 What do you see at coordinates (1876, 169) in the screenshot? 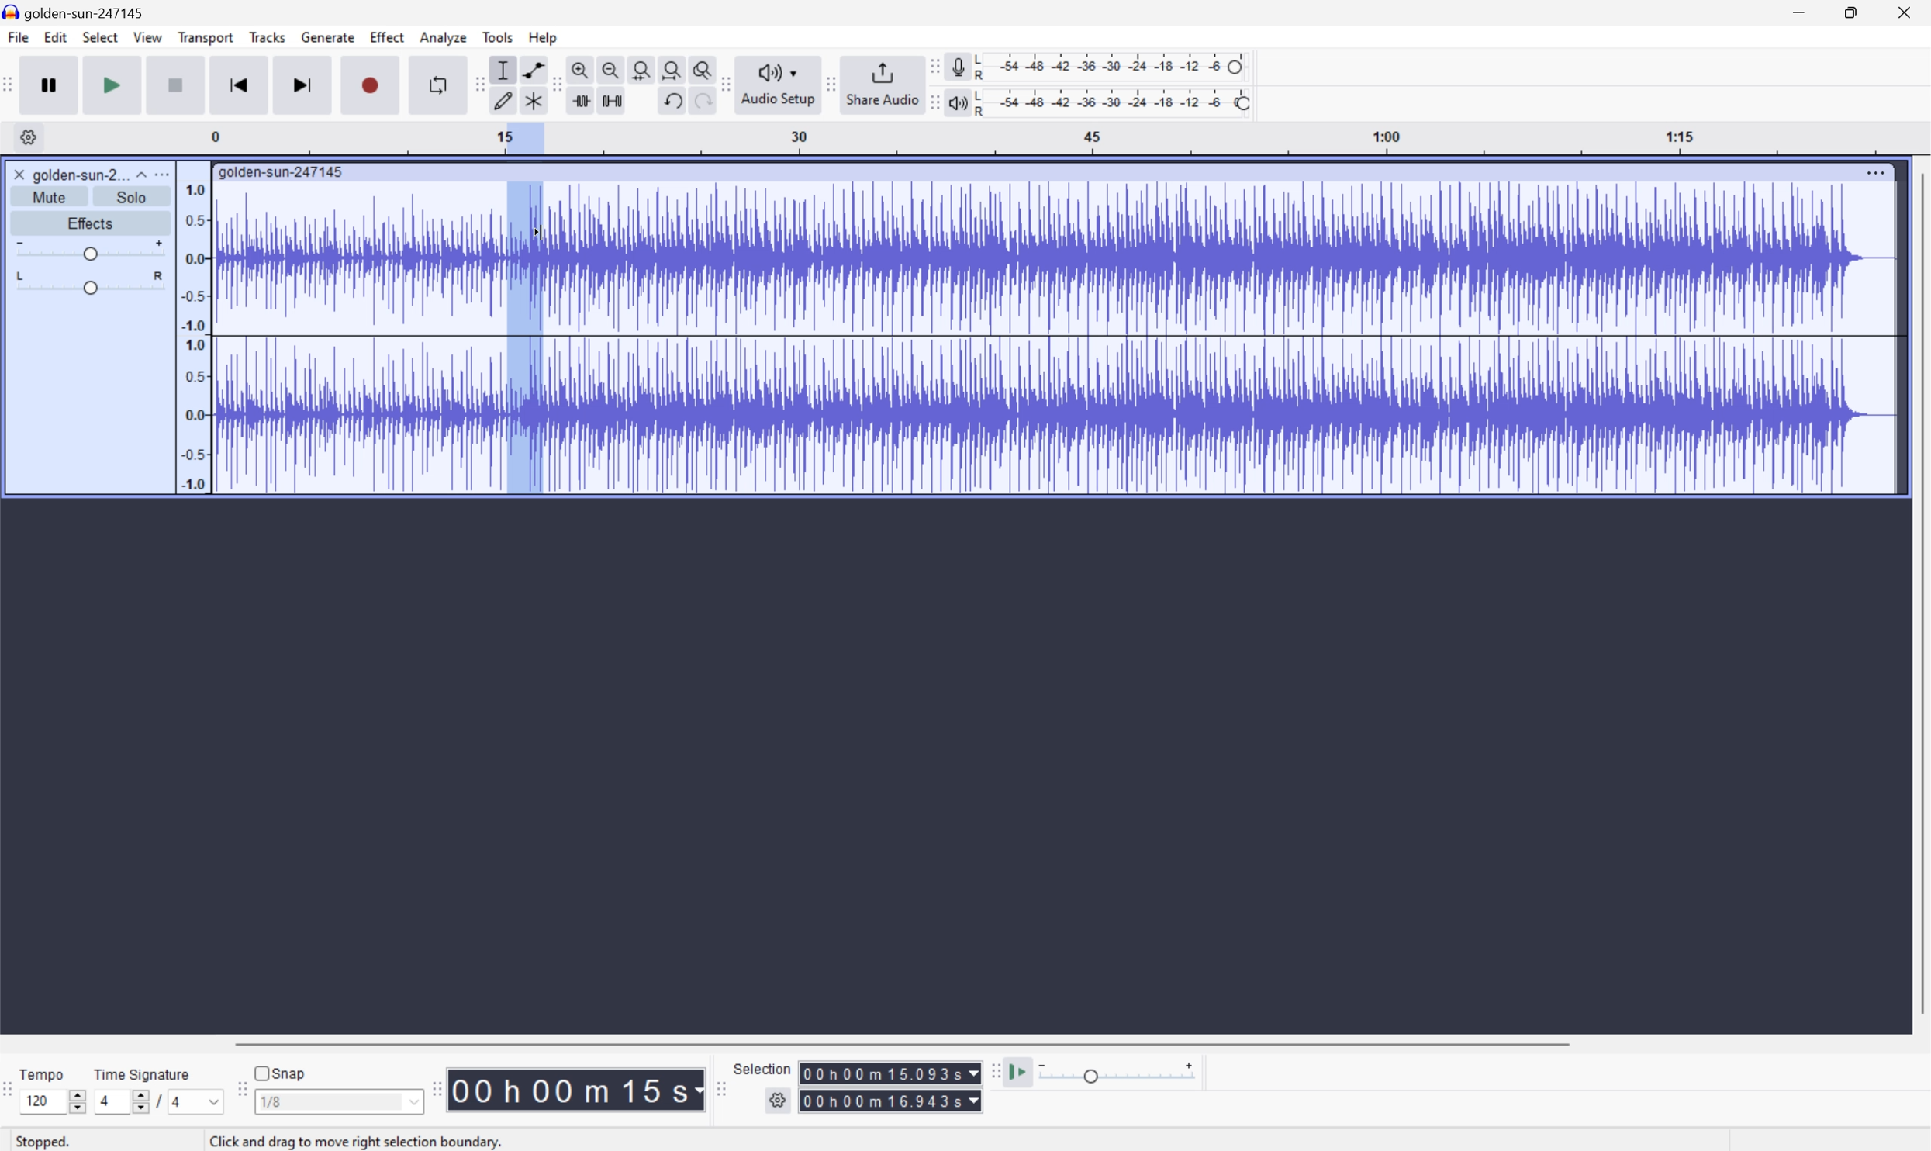
I see `More` at bounding box center [1876, 169].